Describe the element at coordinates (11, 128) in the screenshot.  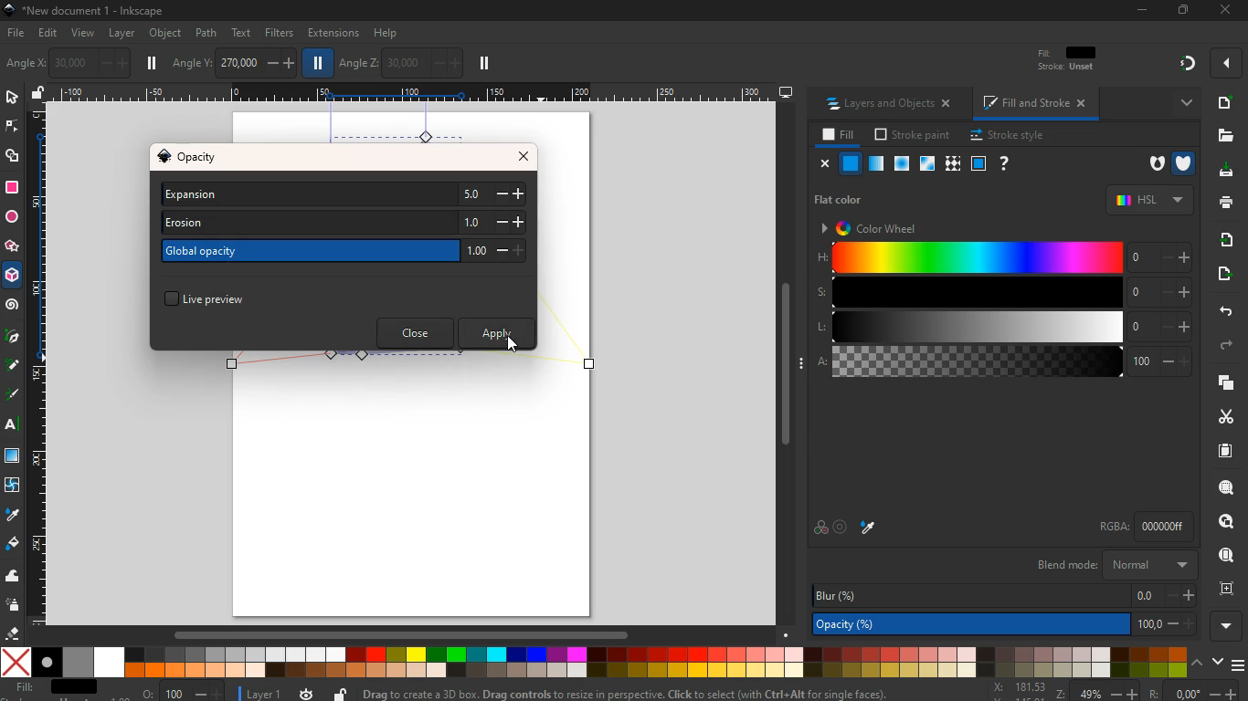
I see `edge` at that location.